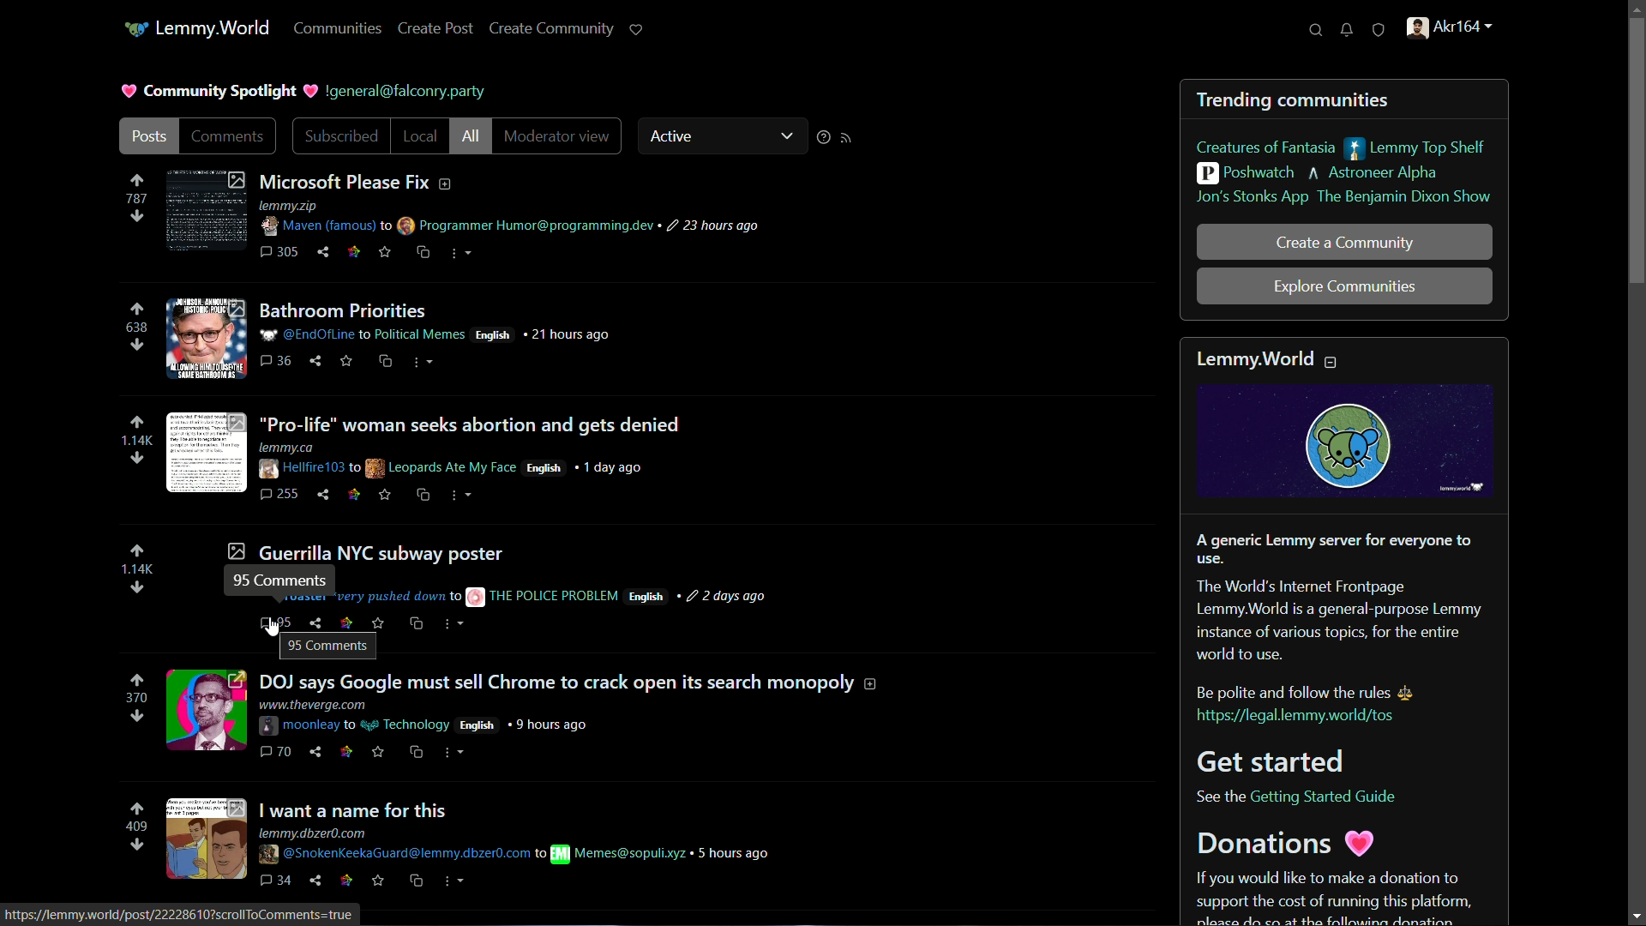  Describe the element at coordinates (308, 468) in the screenshot. I see `hellfire103 to` at that location.